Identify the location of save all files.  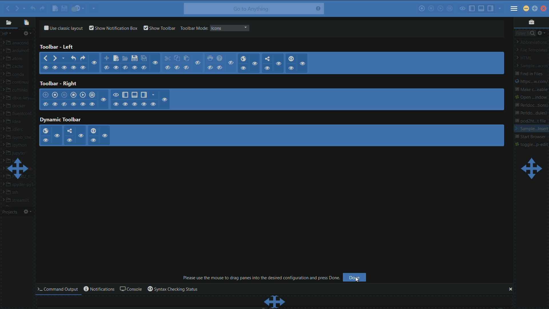
(144, 58).